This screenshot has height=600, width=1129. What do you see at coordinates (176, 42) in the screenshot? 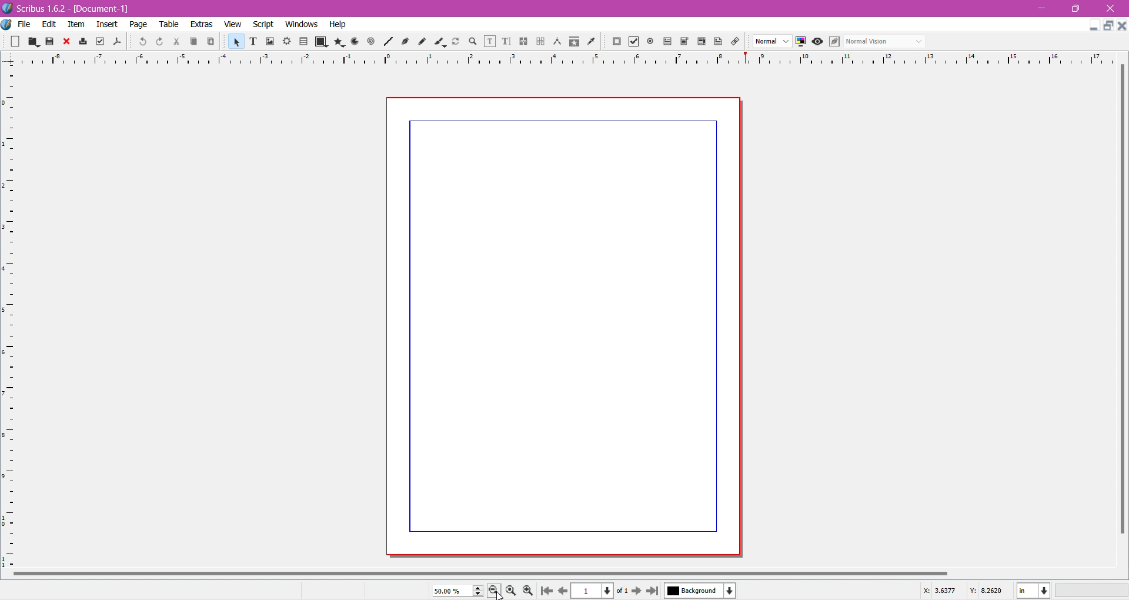
I see `Cut` at bounding box center [176, 42].